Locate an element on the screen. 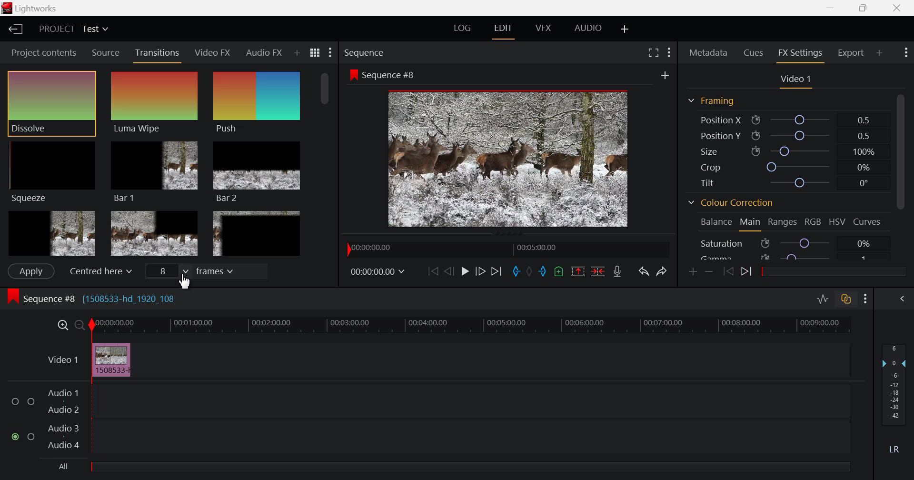 The width and height of the screenshot is (914, 480). Sequence#8 [1508533-hd_1920_108 is located at coordinates (99, 298).